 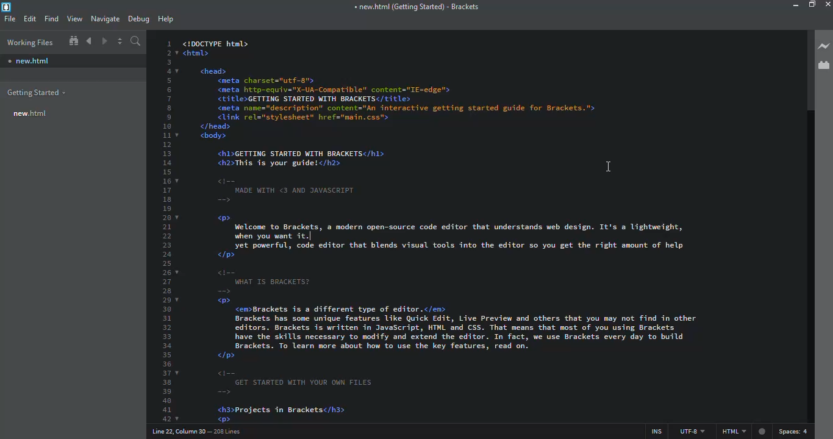 I want to click on navigate forward, so click(x=105, y=41).